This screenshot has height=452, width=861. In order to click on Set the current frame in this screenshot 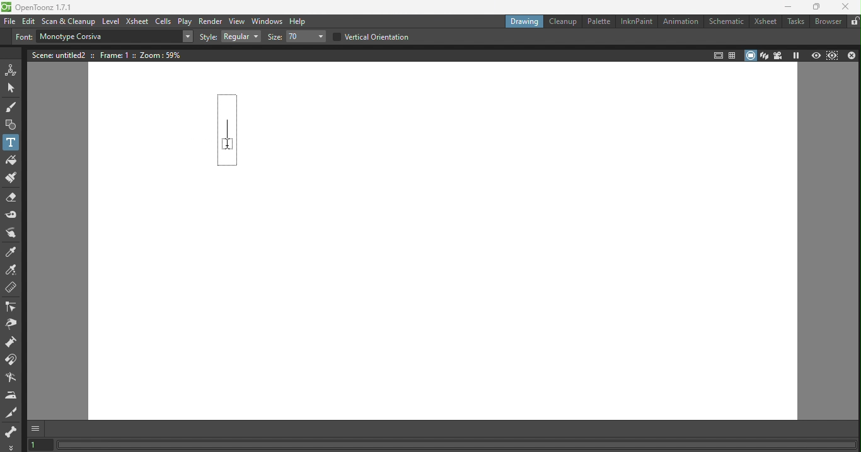, I will do `click(38, 444)`.